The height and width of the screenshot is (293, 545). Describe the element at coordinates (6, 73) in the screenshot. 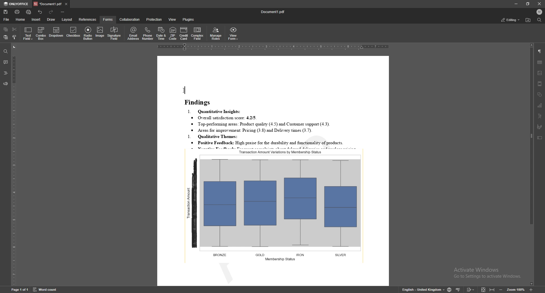

I see `heading` at that location.